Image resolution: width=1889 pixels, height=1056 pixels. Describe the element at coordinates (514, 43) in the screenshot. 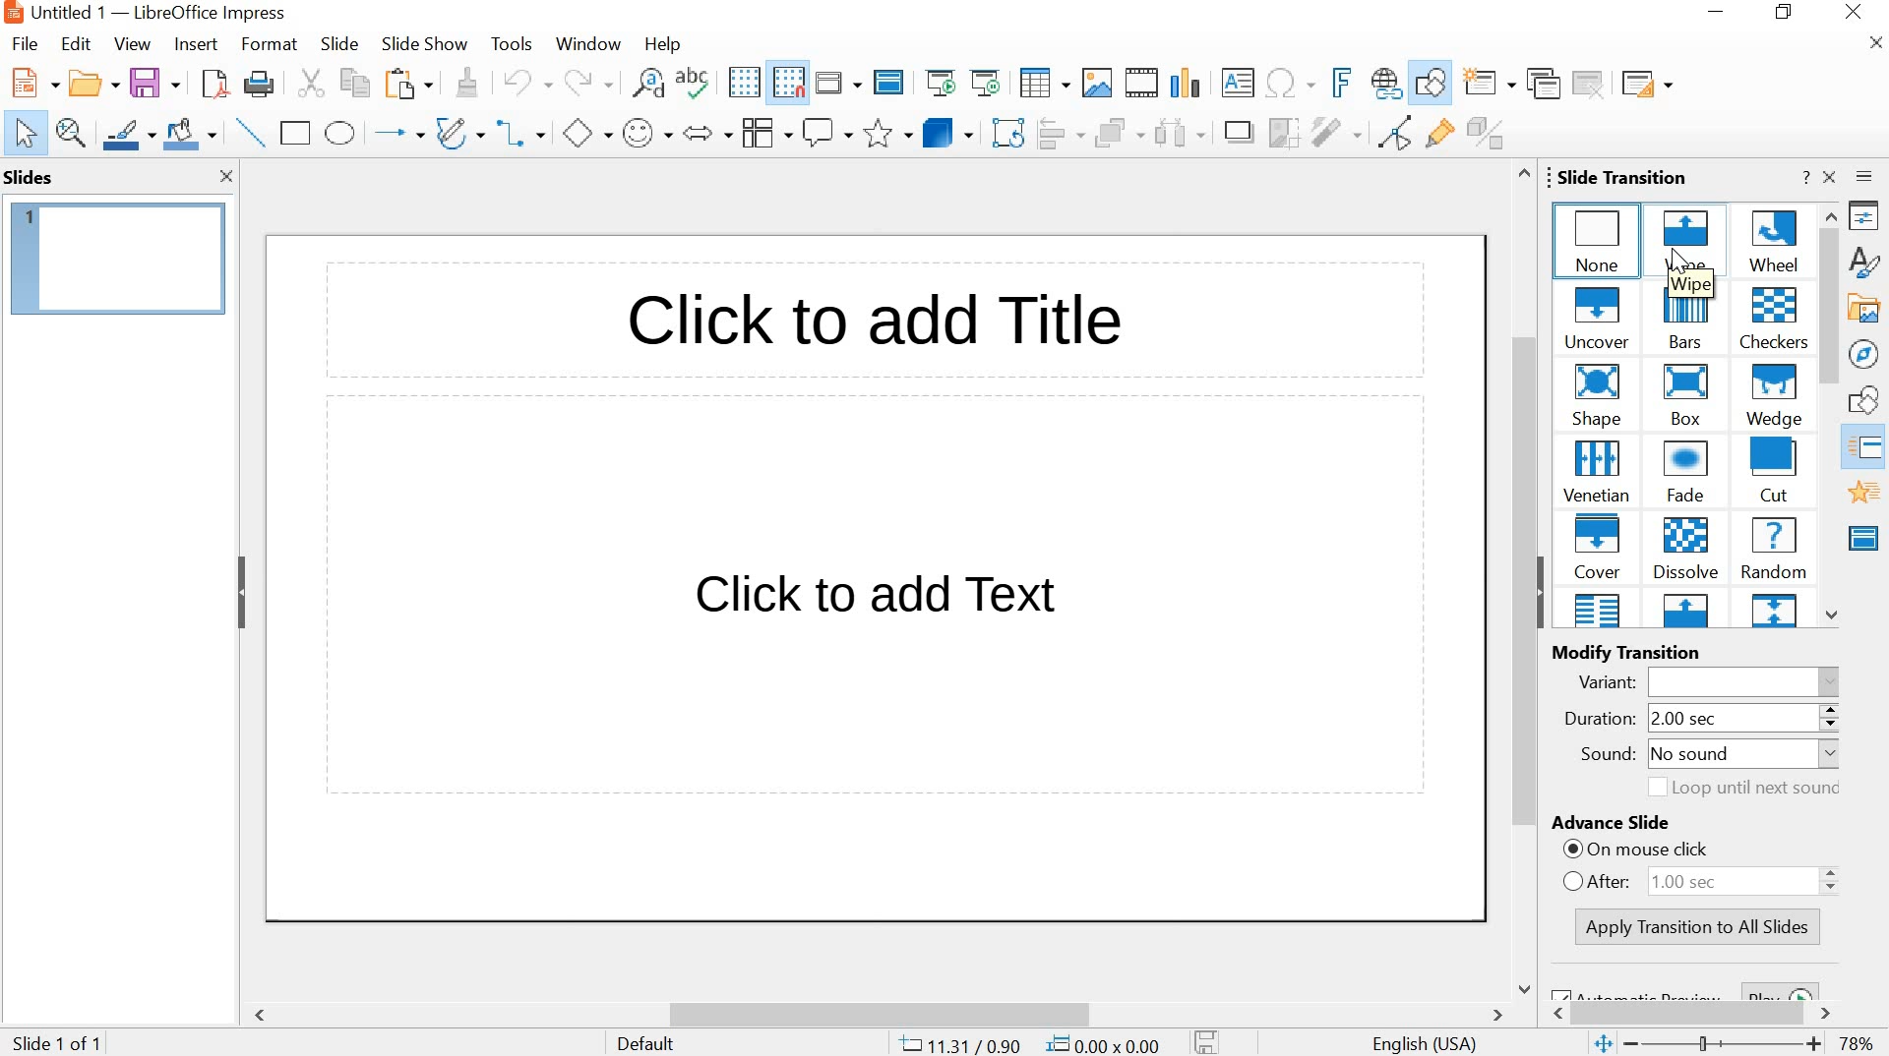

I see `TOOLS` at that location.